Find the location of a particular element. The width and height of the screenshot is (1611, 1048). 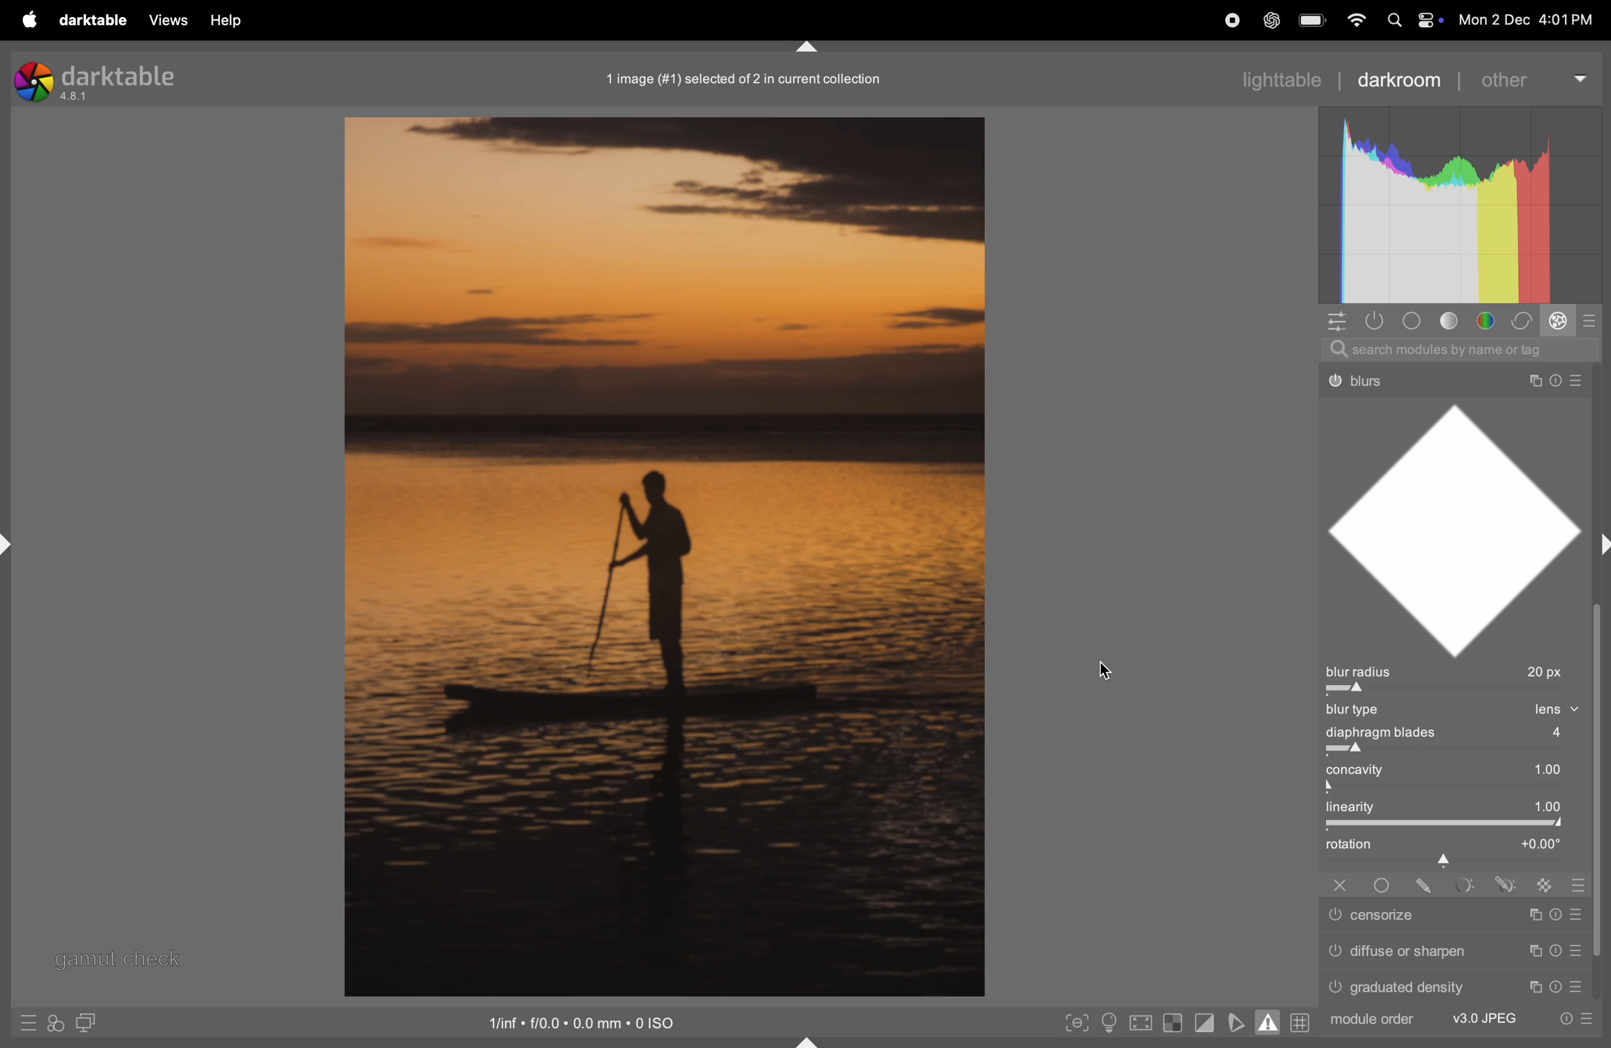

base is located at coordinates (1416, 320).